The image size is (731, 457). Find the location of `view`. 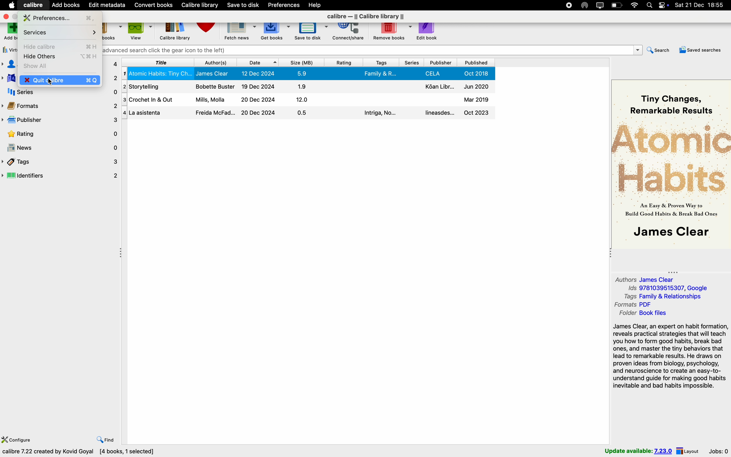

view is located at coordinates (141, 32).